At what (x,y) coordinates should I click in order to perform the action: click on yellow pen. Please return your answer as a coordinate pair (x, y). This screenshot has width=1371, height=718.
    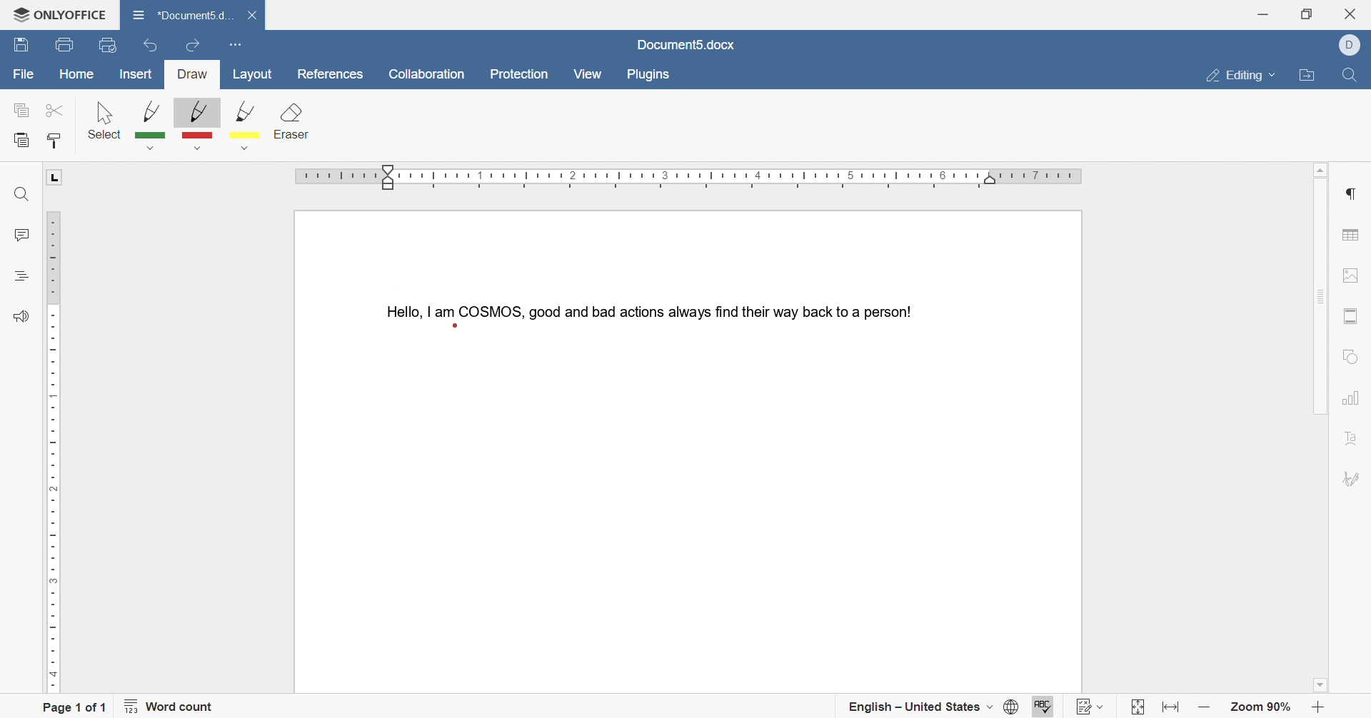
    Looking at the image, I should click on (251, 128).